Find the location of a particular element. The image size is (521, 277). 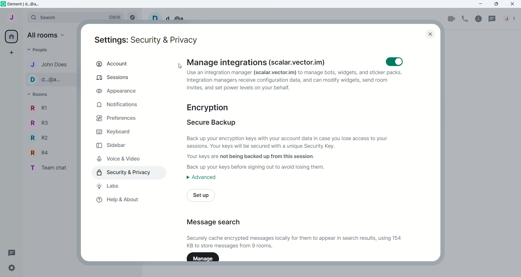

T Team chat is located at coordinates (49, 168).